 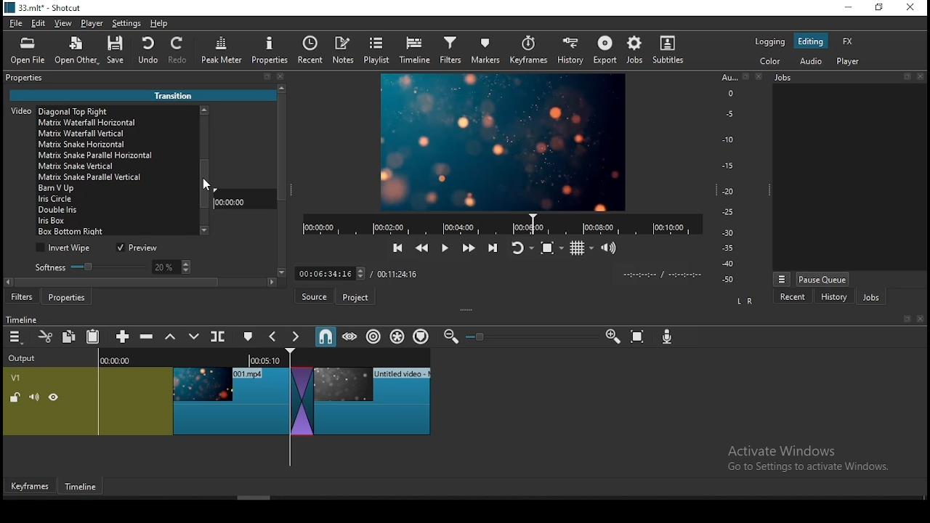 I want to click on softness, so click(x=110, y=267).